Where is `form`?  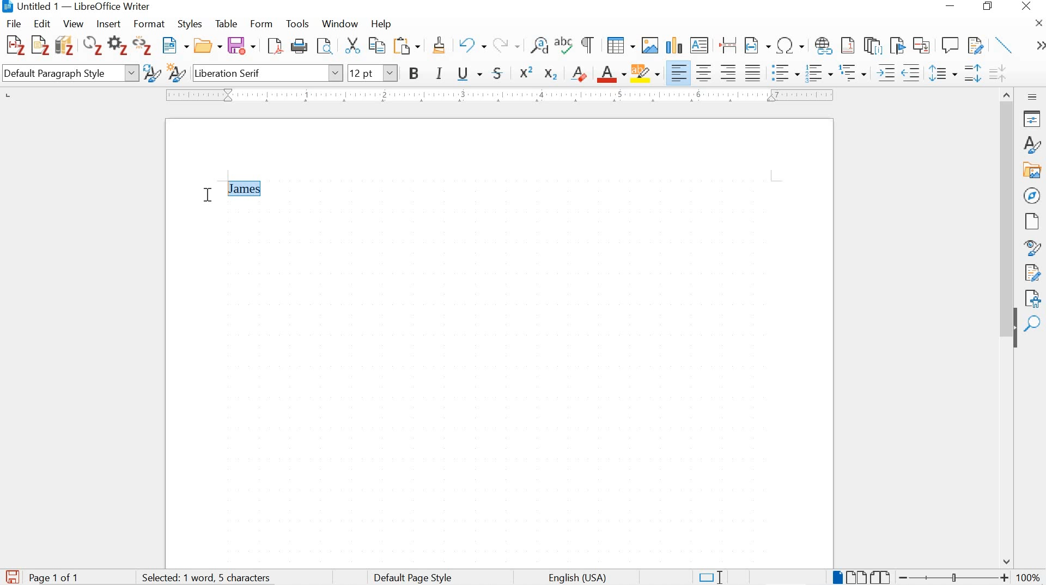
form is located at coordinates (262, 23).